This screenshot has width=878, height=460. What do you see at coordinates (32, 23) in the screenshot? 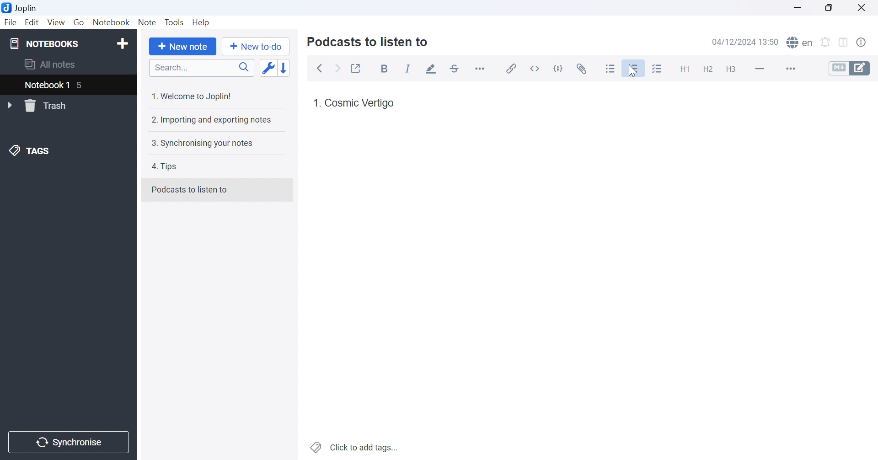
I see `Edit` at bounding box center [32, 23].